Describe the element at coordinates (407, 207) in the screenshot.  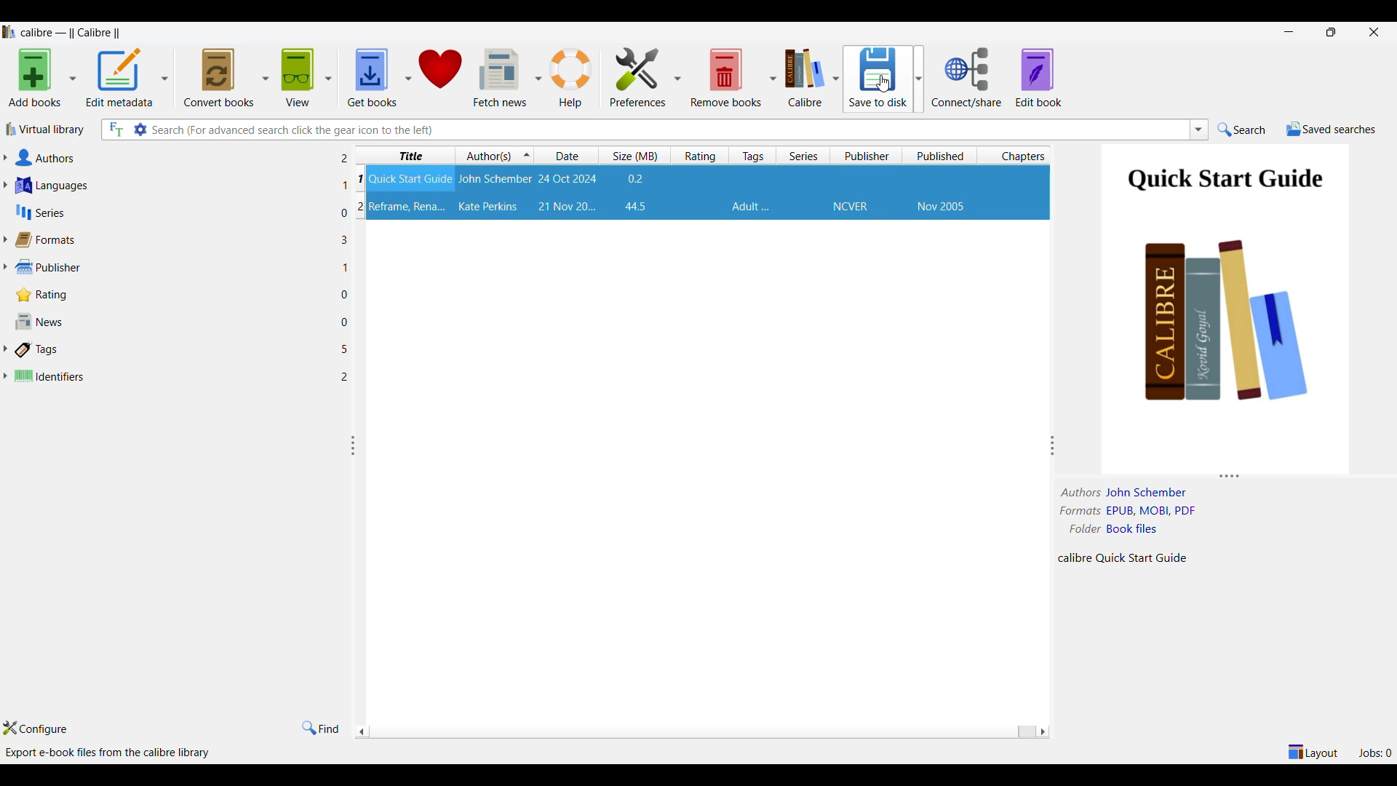
I see `title` at that location.